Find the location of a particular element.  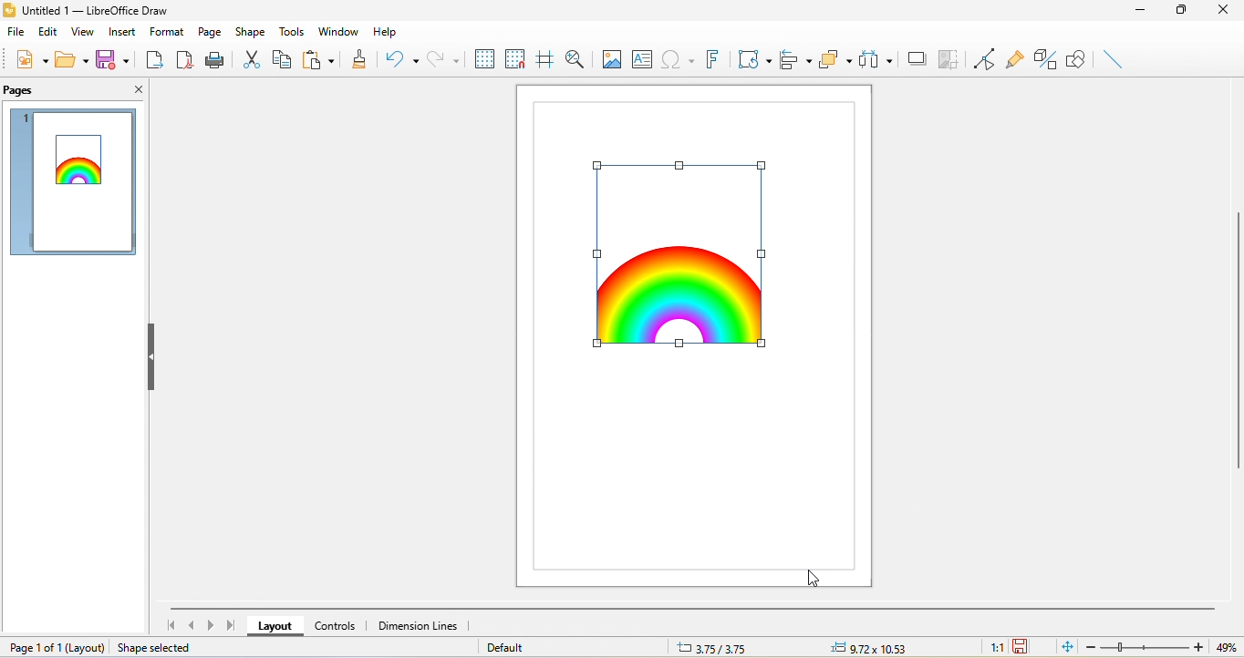

hide is located at coordinates (153, 360).